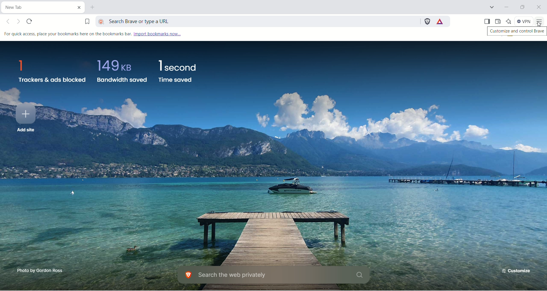  What do you see at coordinates (25, 120) in the screenshot?
I see `add site` at bounding box center [25, 120].